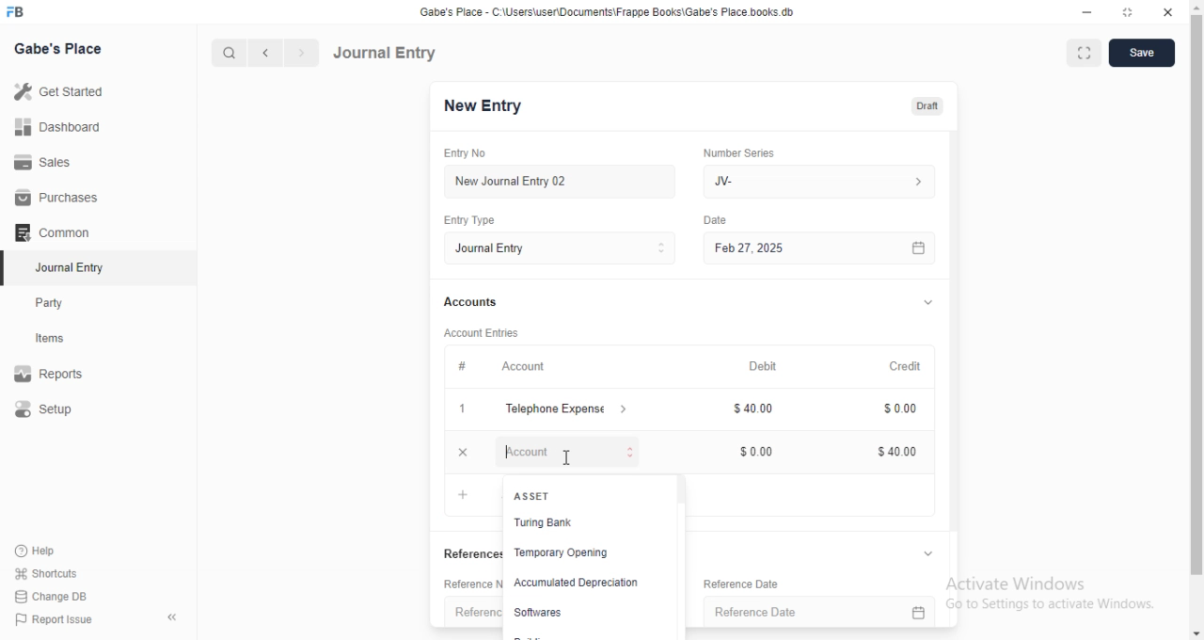 This screenshot has height=640, width=1204. Describe the element at coordinates (50, 371) in the screenshot. I see `Reports` at that location.